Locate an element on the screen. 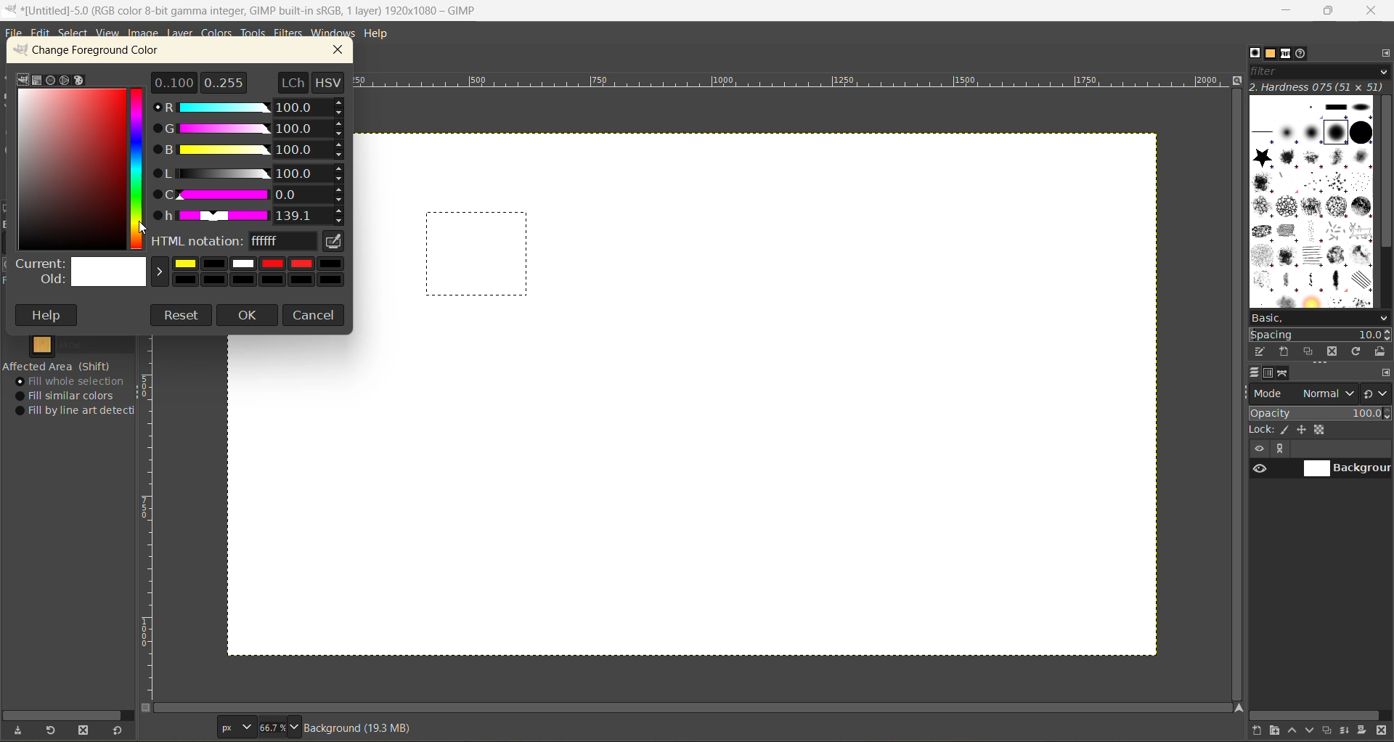  select is located at coordinates (76, 35).